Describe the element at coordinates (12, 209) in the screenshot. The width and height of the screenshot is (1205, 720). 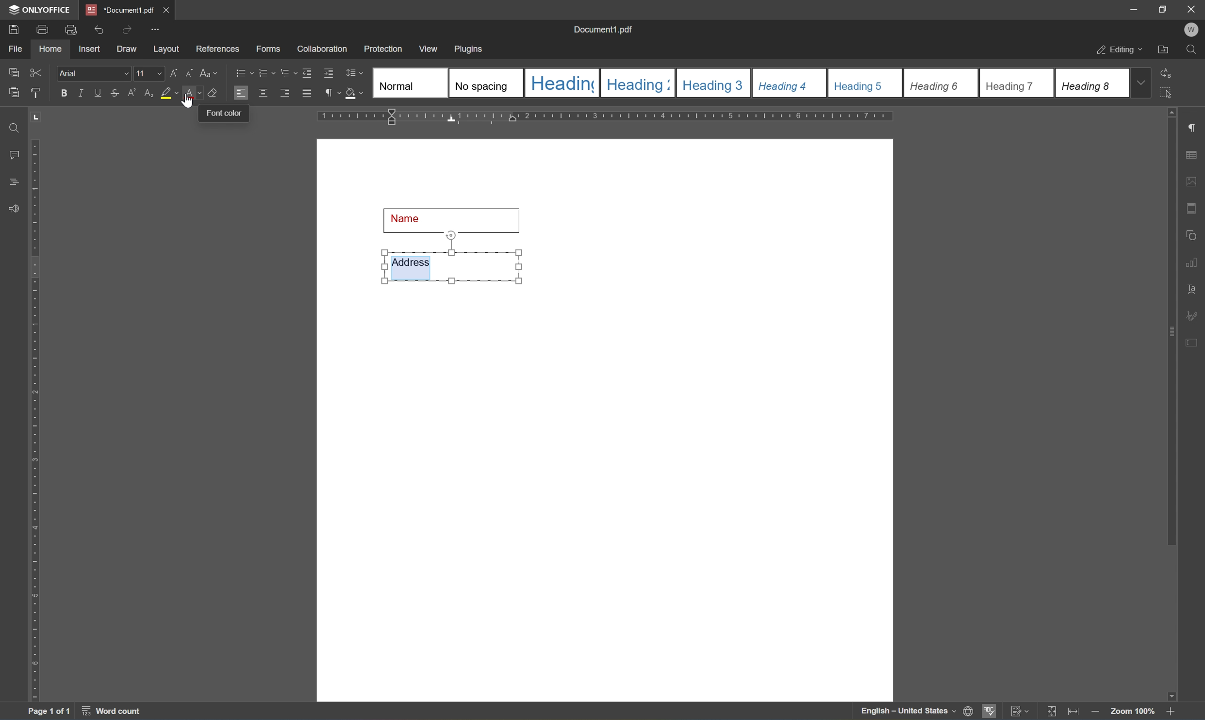
I see `feedback and support` at that location.